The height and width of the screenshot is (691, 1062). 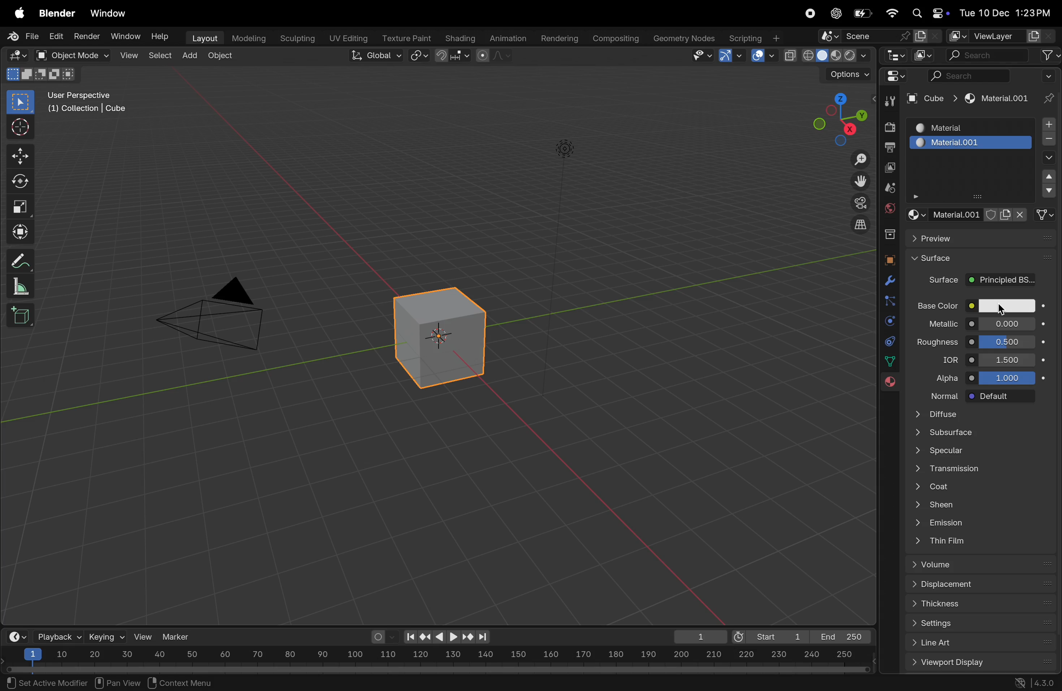 What do you see at coordinates (54, 37) in the screenshot?
I see `edit` at bounding box center [54, 37].